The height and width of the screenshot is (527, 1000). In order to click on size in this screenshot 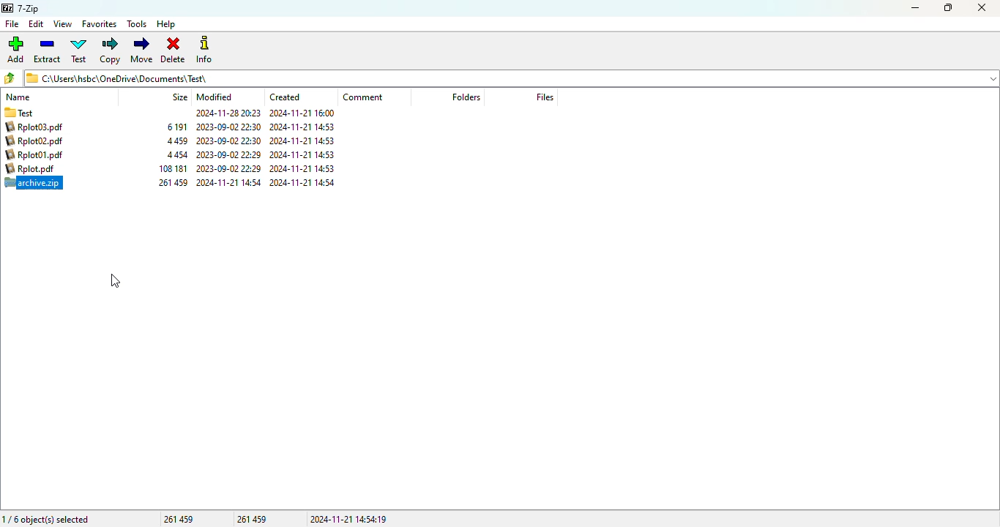, I will do `click(179, 97)`.